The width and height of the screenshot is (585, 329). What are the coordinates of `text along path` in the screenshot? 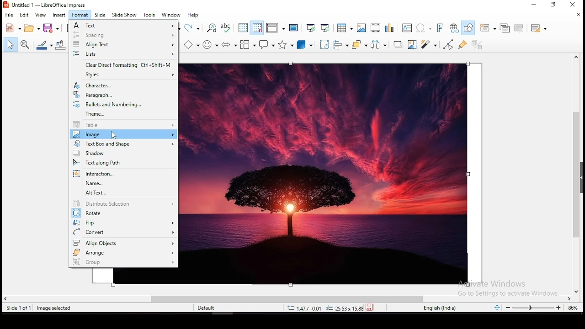 It's located at (122, 163).